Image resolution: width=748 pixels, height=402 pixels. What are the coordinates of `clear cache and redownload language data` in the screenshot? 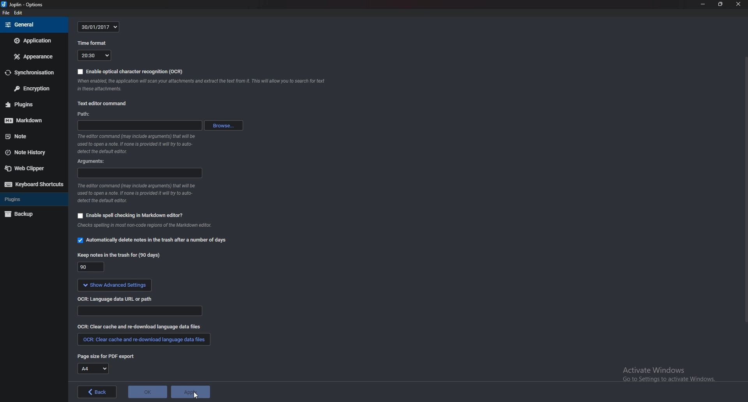 It's located at (143, 339).